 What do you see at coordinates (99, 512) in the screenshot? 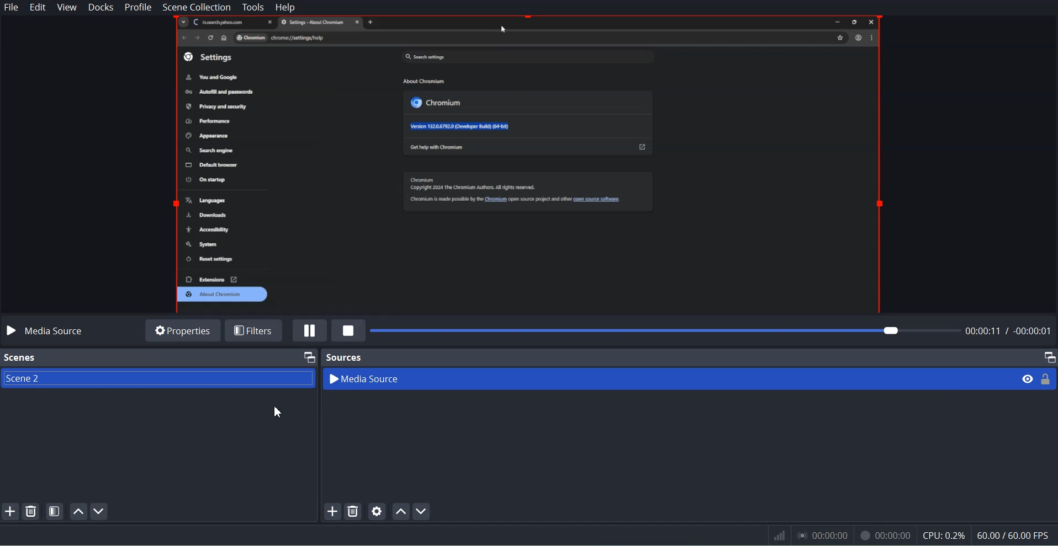
I see `Move Scene down` at bounding box center [99, 512].